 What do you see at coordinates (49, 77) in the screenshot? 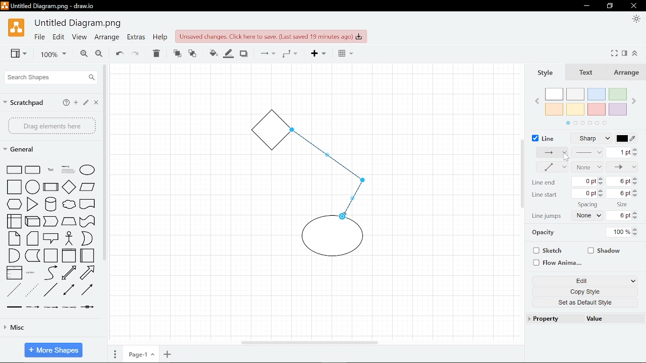
I see `Search shapes` at bounding box center [49, 77].